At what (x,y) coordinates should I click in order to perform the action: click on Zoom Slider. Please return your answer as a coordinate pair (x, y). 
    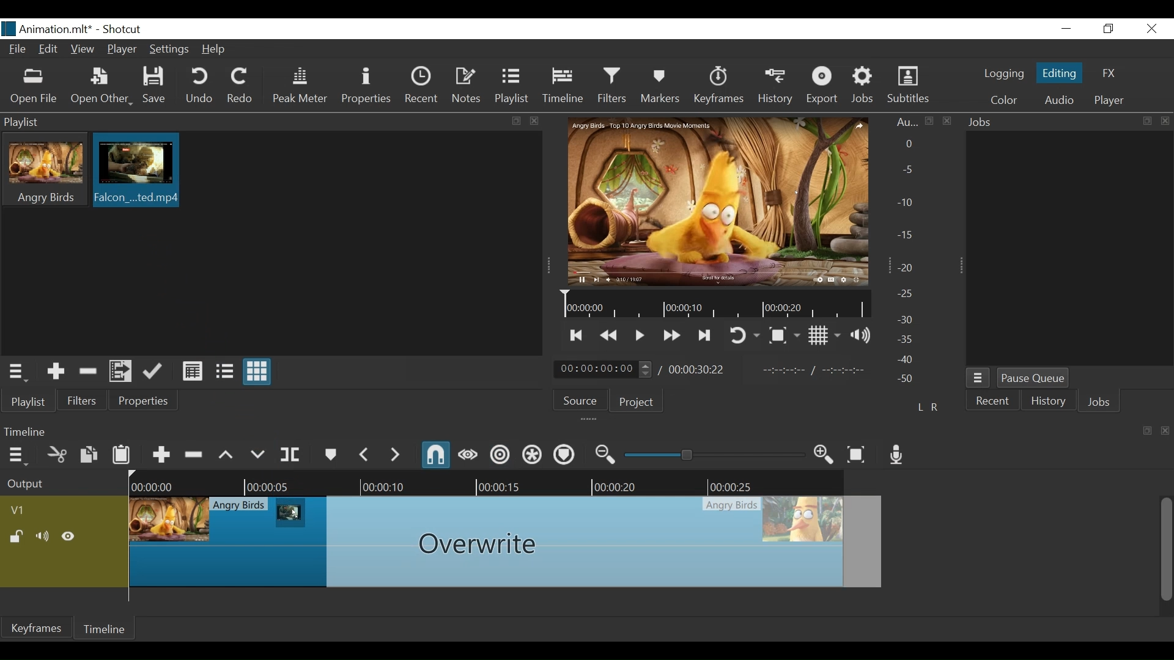
    Looking at the image, I should click on (714, 454).